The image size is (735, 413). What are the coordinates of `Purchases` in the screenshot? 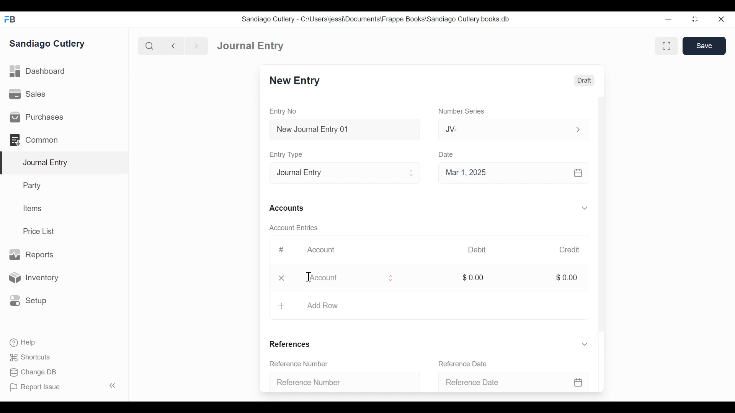 It's located at (64, 116).